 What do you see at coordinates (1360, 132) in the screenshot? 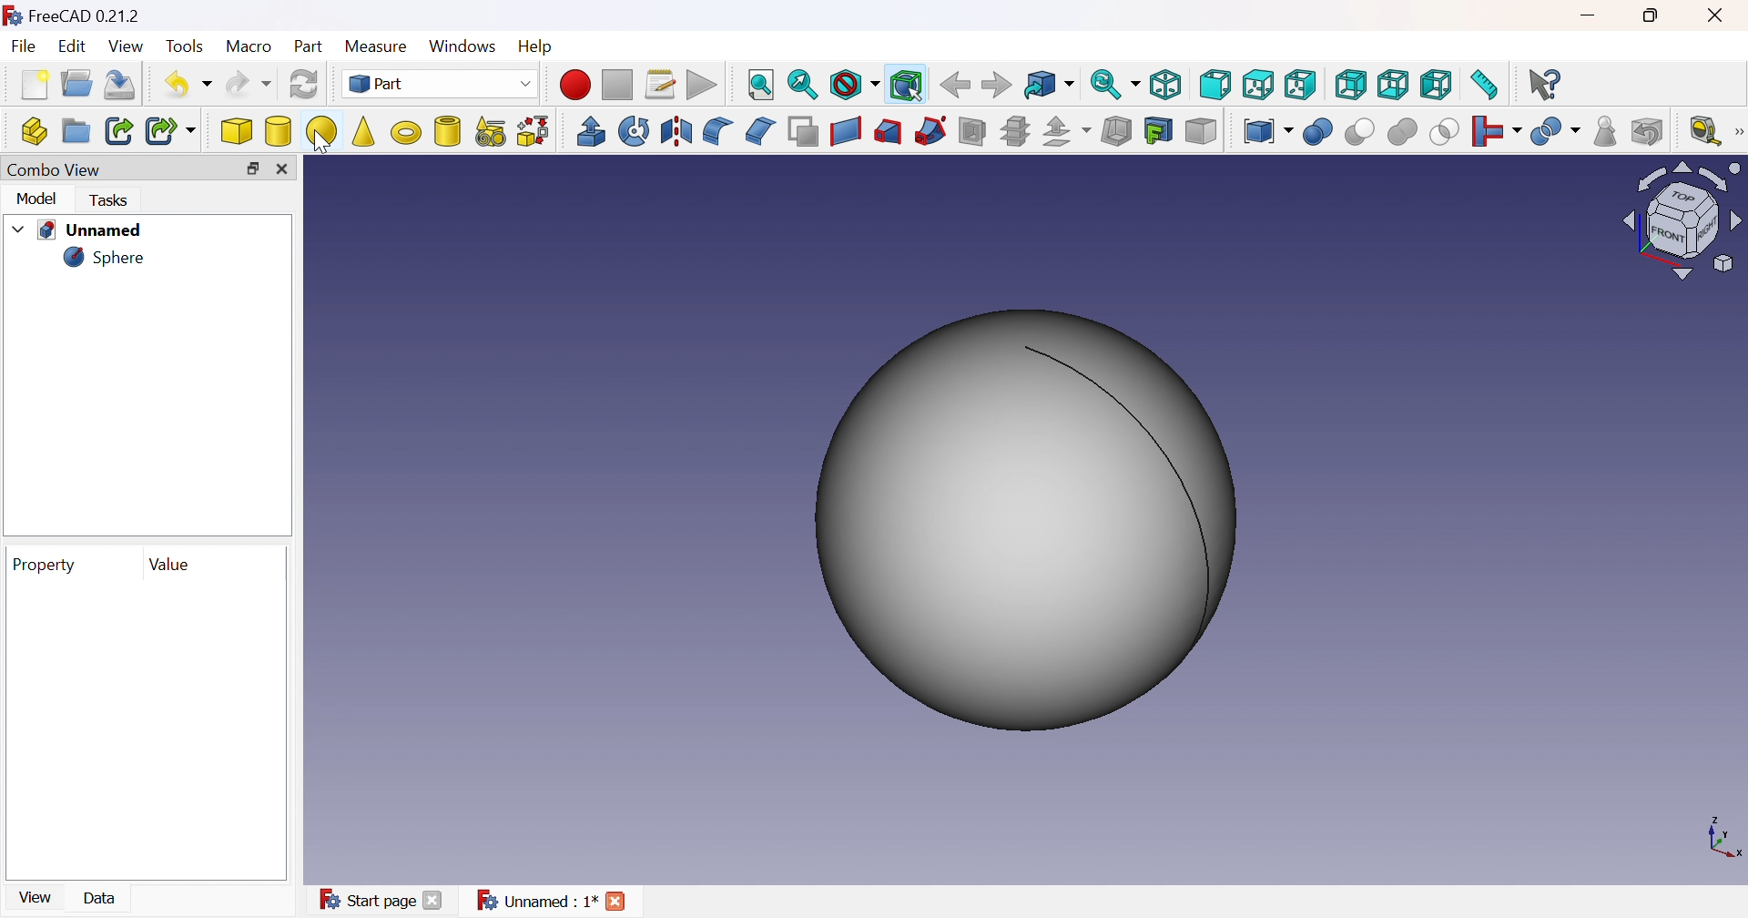
I see `Cut` at bounding box center [1360, 132].